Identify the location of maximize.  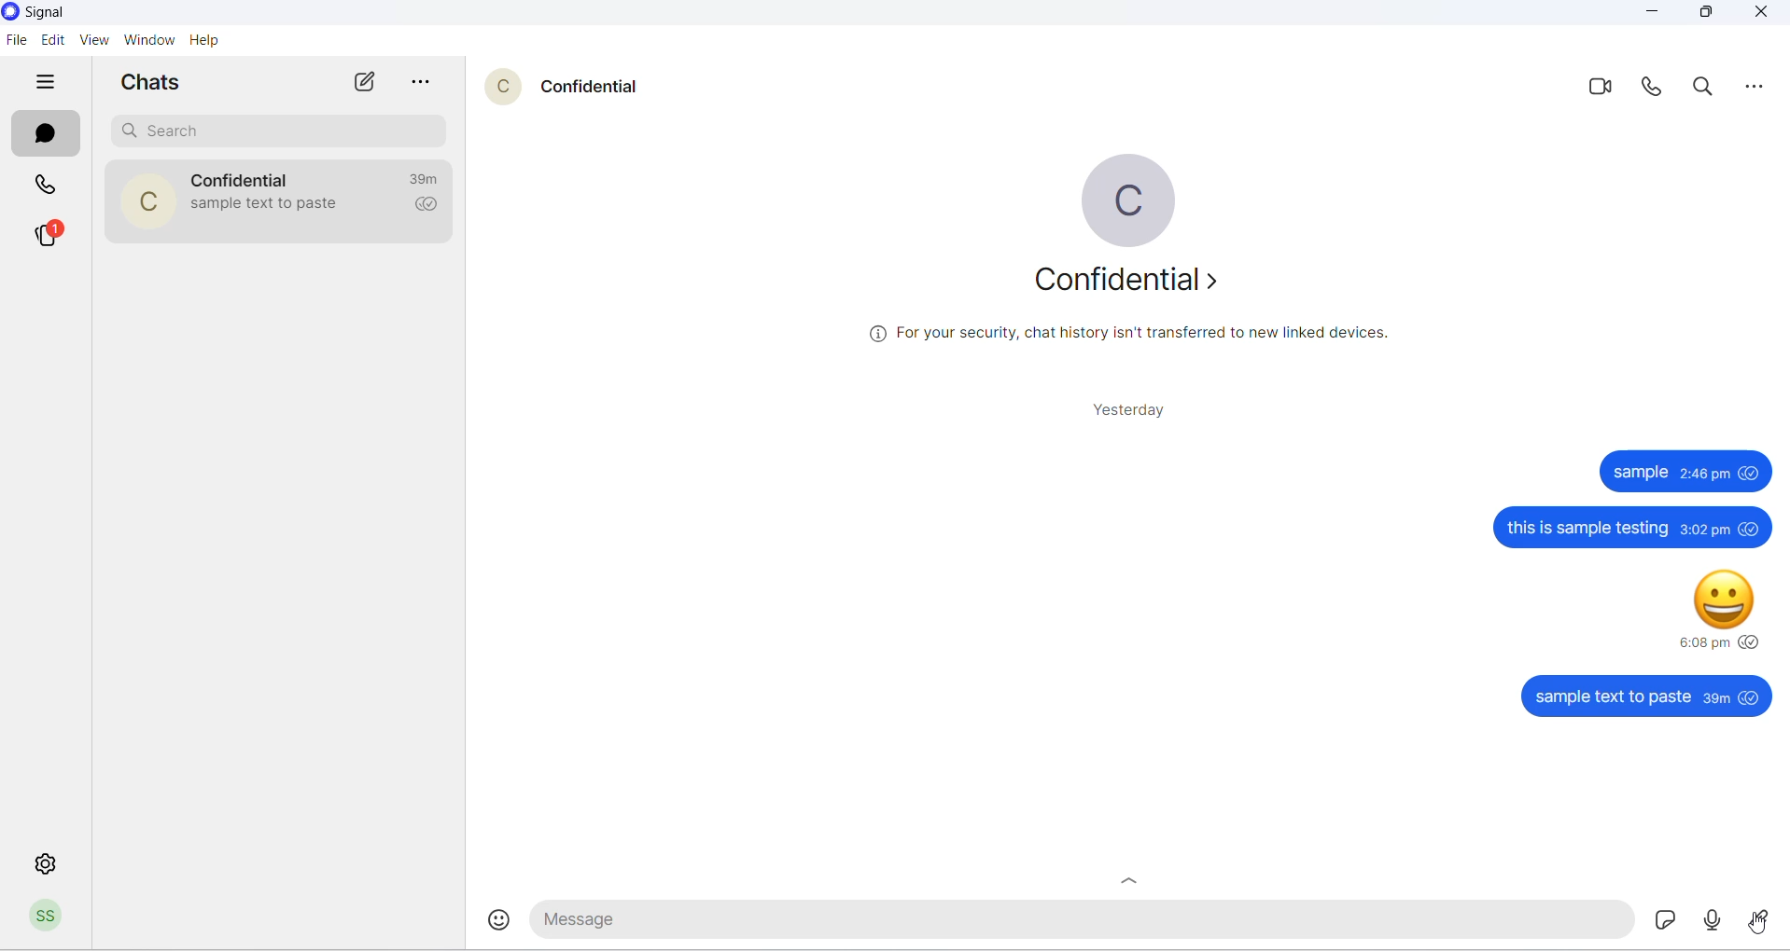
(1704, 14).